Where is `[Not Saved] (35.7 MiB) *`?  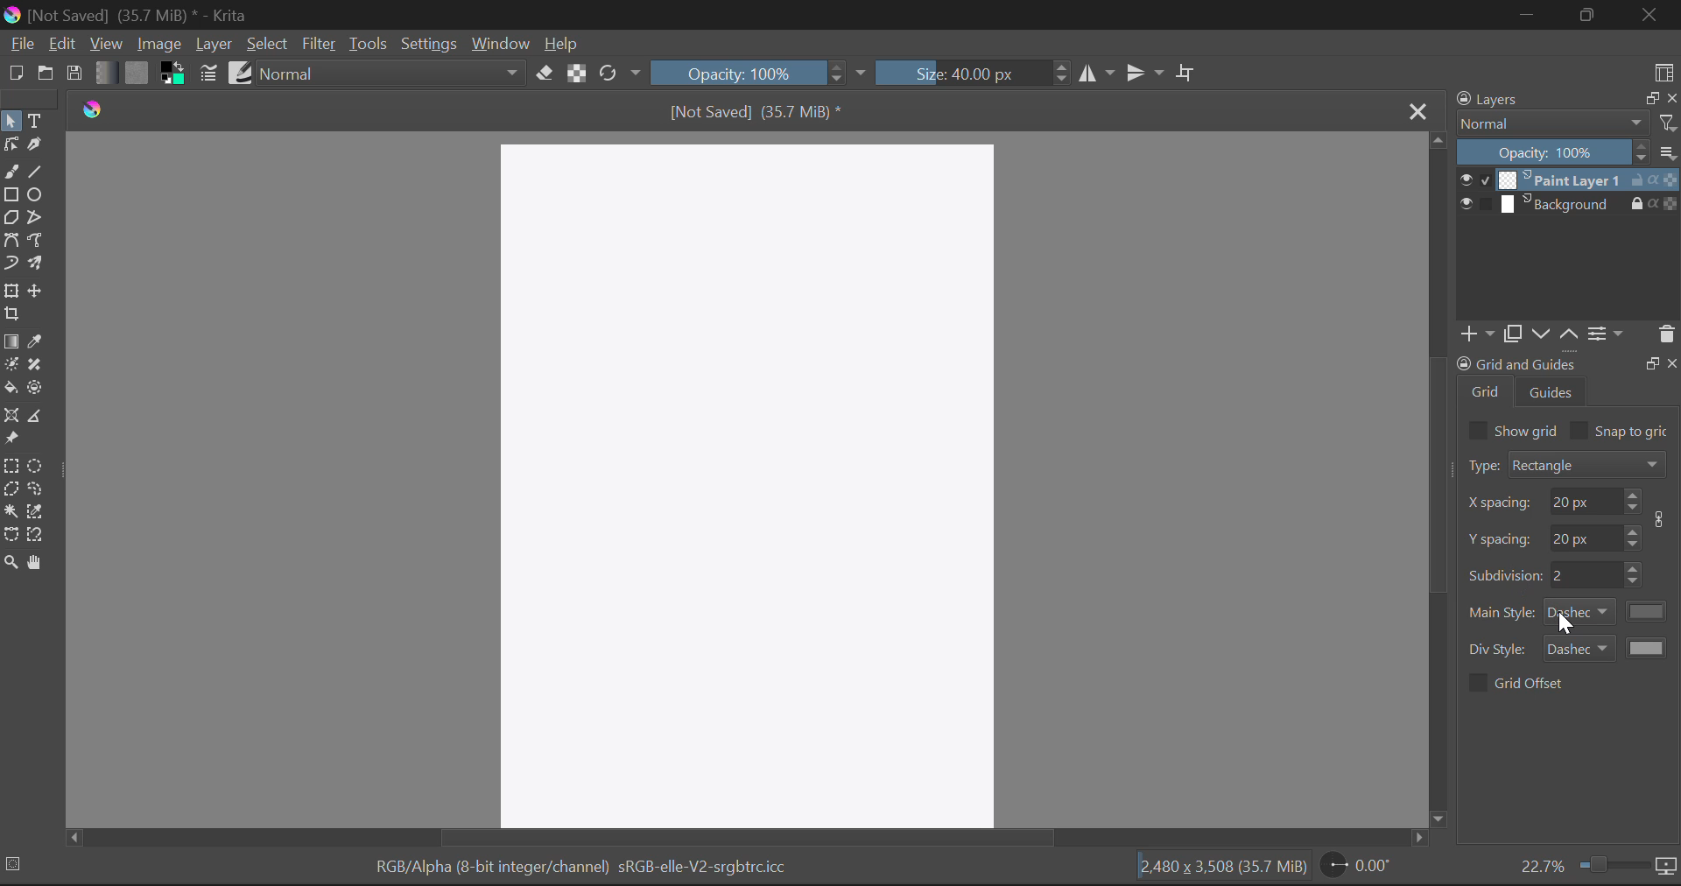
[Not Saved] (35.7 MiB) * is located at coordinates (755, 110).